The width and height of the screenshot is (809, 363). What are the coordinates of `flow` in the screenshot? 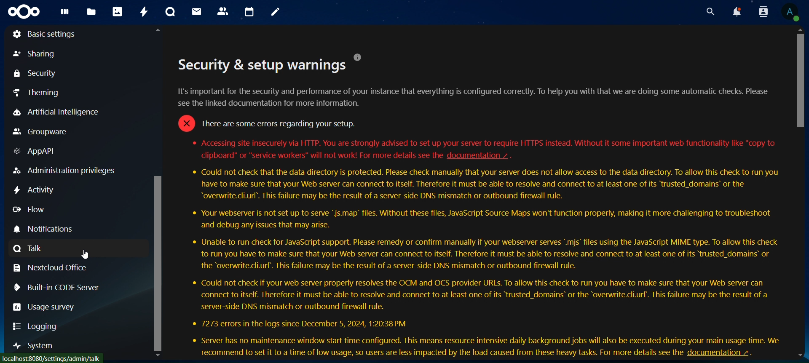 It's located at (31, 210).